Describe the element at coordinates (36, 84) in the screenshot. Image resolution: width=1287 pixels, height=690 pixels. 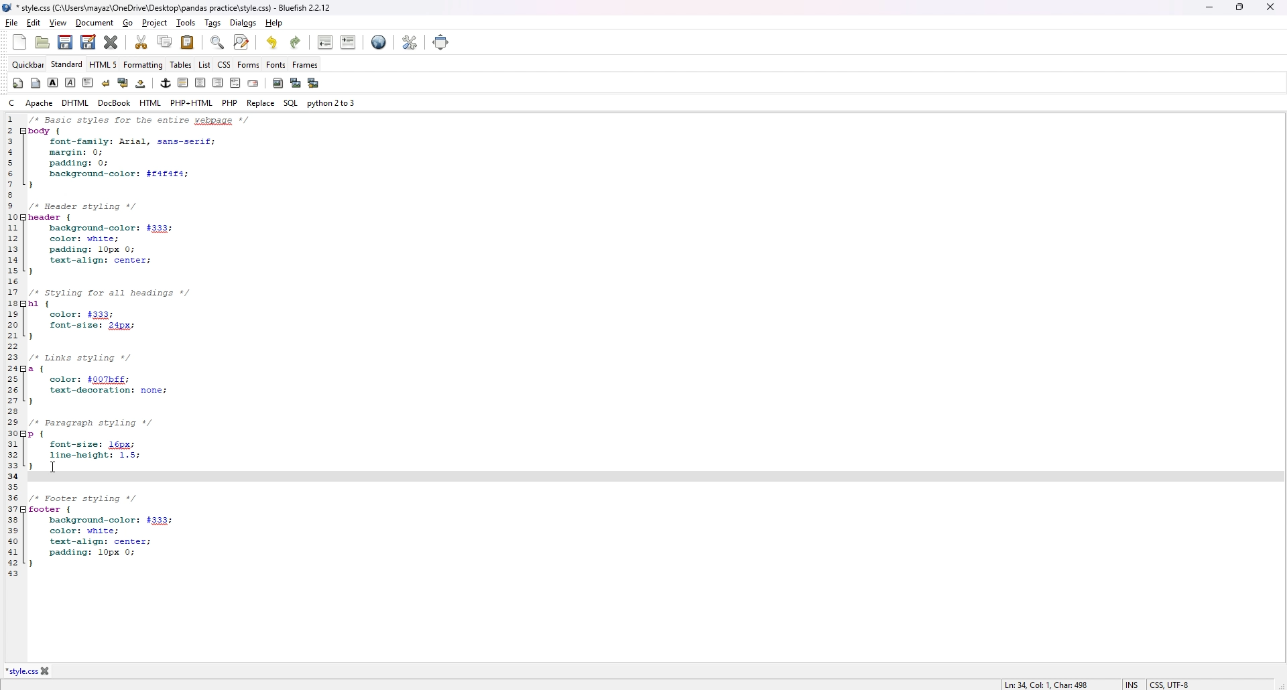
I see `body` at that location.